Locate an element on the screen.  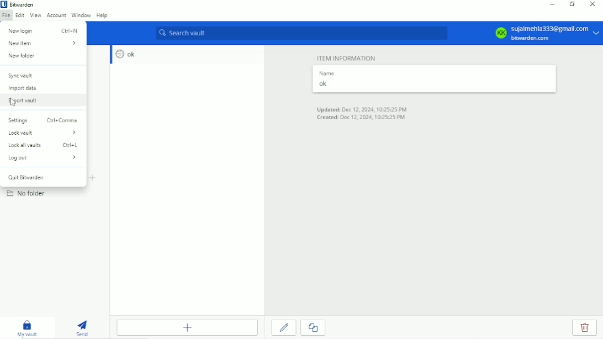
Cursor is located at coordinates (13, 103).